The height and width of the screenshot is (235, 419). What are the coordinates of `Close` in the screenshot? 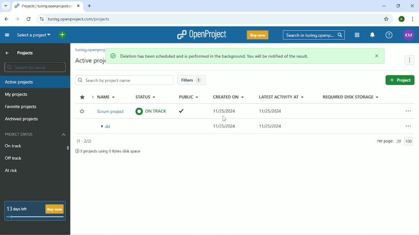 It's located at (413, 6).